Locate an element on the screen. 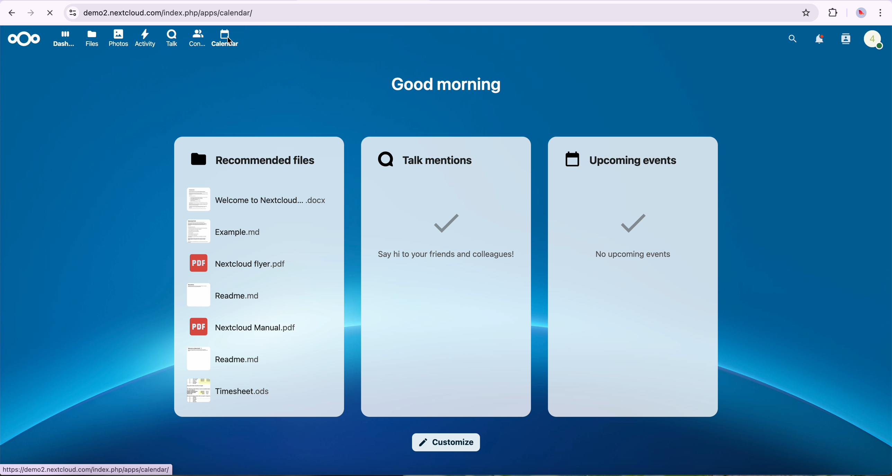 The height and width of the screenshot is (476, 892). upcoming events is located at coordinates (622, 159).